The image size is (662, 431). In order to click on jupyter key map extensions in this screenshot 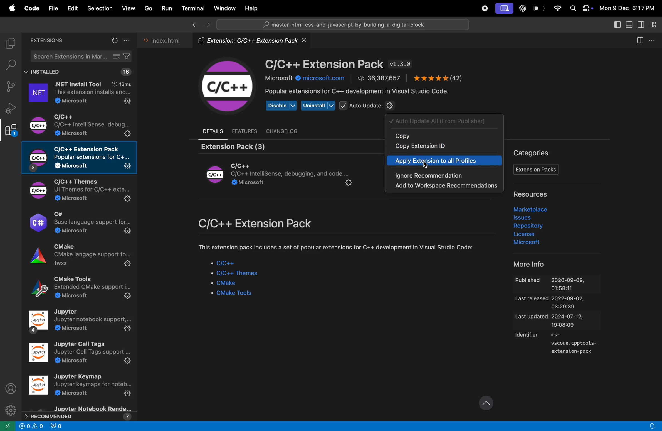, I will do `click(80, 386)`.